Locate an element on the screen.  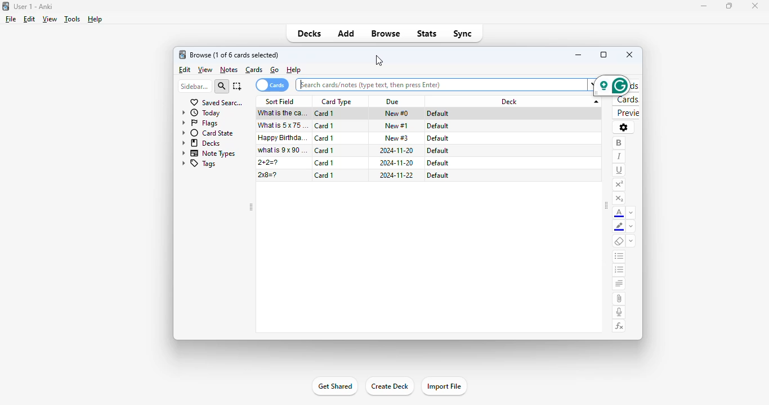
card state is located at coordinates (209, 133).